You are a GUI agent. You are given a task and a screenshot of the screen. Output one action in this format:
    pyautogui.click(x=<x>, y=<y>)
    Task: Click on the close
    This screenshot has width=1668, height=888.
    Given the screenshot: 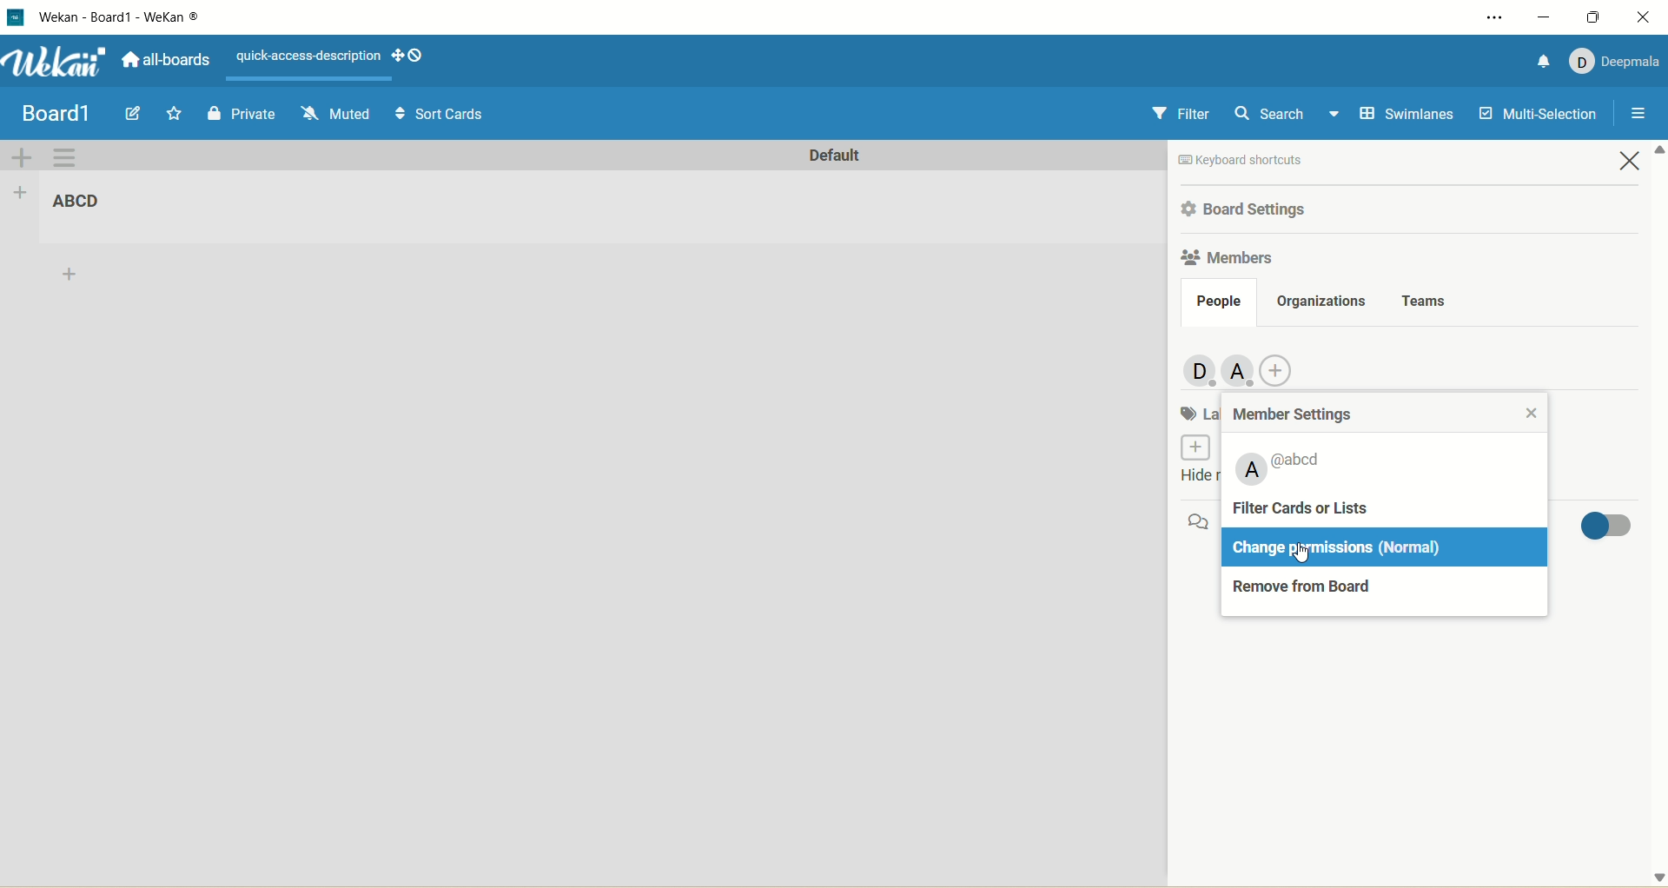 What is the action you would take?
    pyautogui.click(x=1633, y=163)
    